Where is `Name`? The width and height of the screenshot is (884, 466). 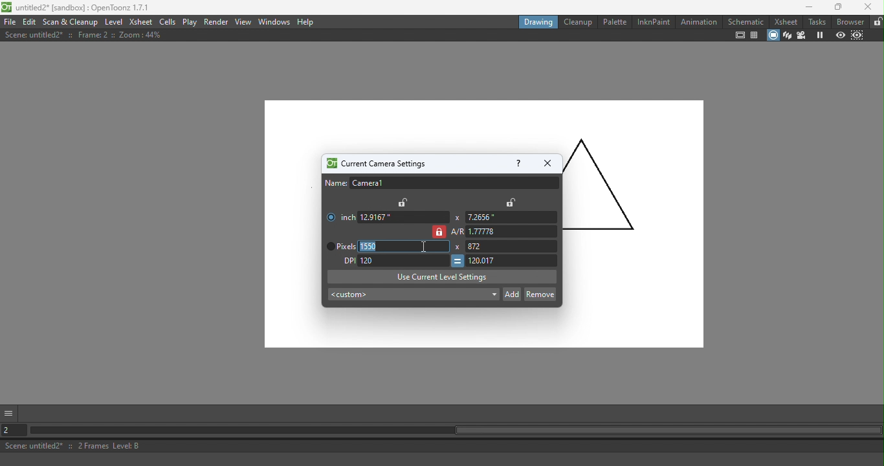 Name is located at coordinates (441, 183).